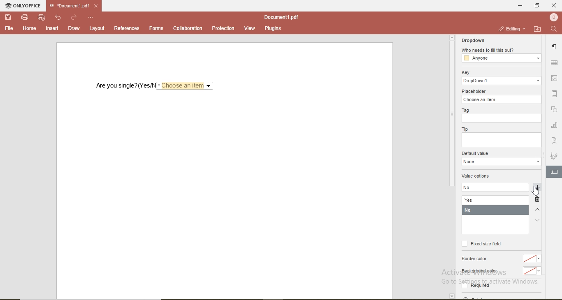 Image resolution: width=562 pixels, height=300 pixels. What do you see at coordinates (464, 129) in the screenshot?
I see `tip` at bounding box center [464, 129].